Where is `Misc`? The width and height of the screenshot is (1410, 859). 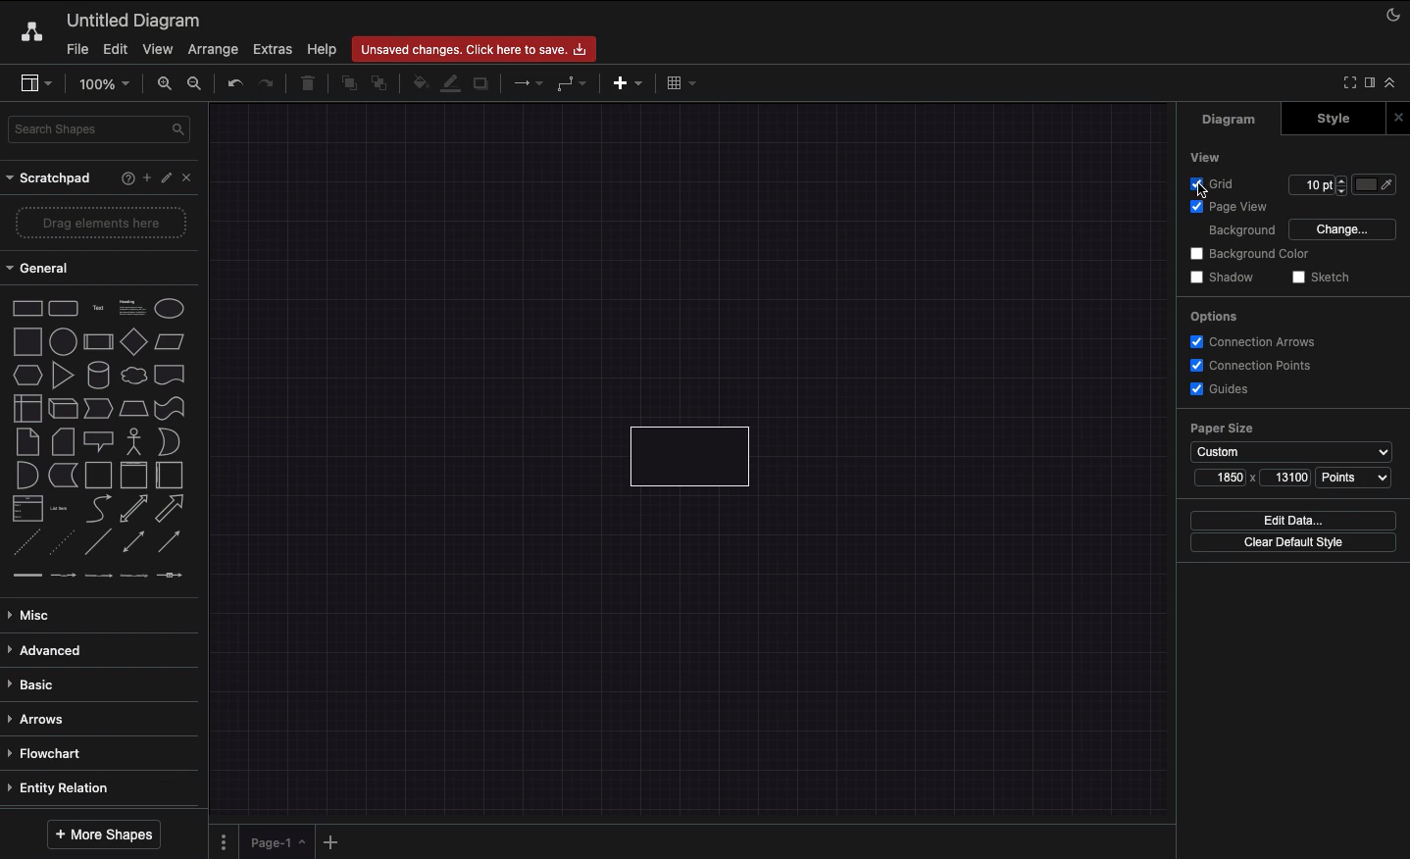 Misc is located at coordinates (29, 614).